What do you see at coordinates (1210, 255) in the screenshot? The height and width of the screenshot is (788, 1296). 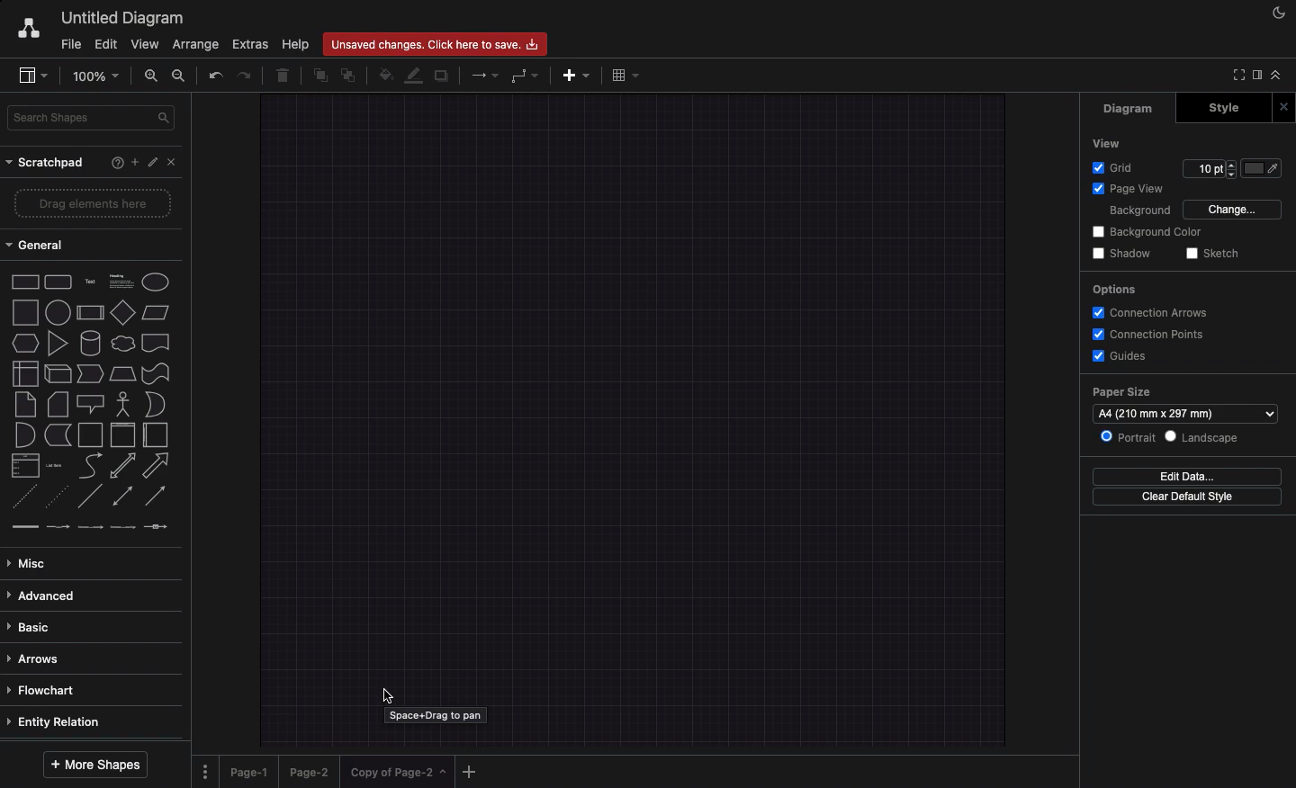 I see `Sketch` at bounding box center [1210, 255].